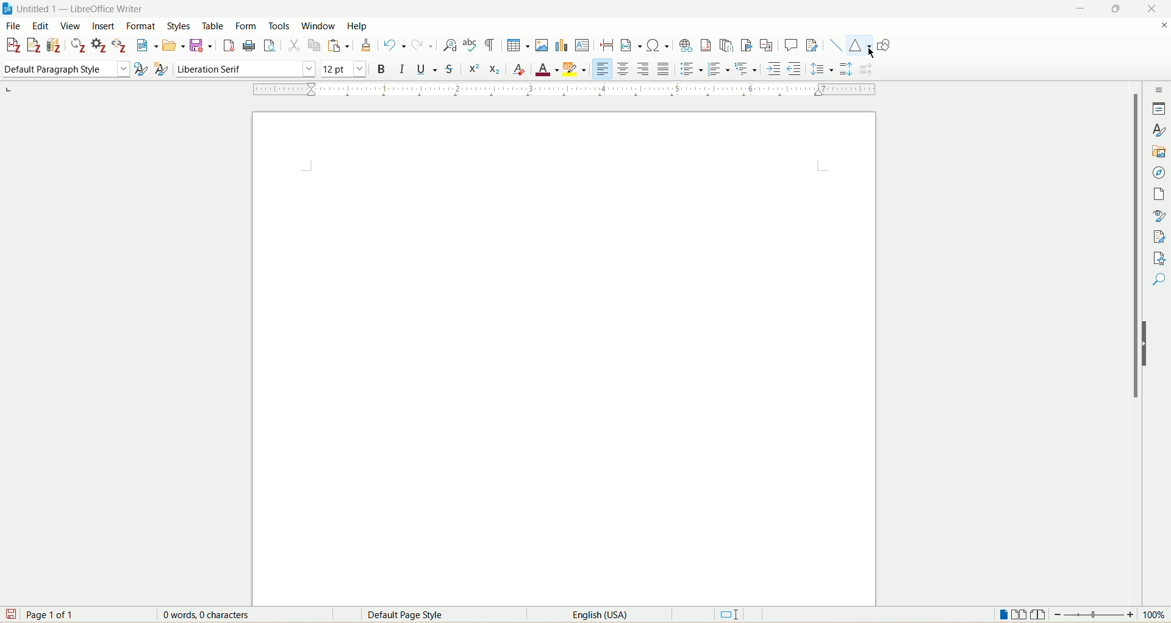 Image resolution: width=1171 pixels, height=623 pixels. Describe the element at coordinates (415, 615) in the screenshot. I see `Default page style` at that location.